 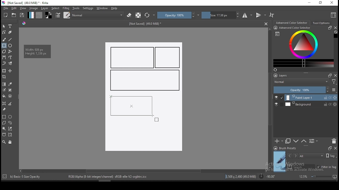 What do you see at coordinates (322, 23) in the screenshot?
I see `tool options` at bounding box center [322, 23].